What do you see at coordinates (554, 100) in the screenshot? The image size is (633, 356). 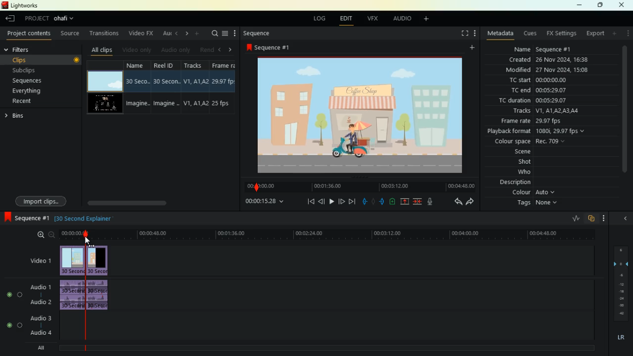 I see `00:05:29.07` at bounding box center [554, 100].